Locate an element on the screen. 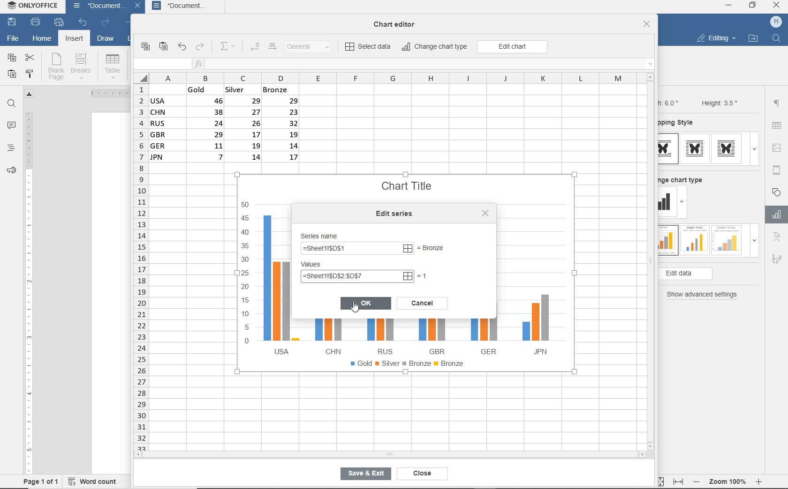 The image size is (788, 489). close is located at coordinates (420, 474).